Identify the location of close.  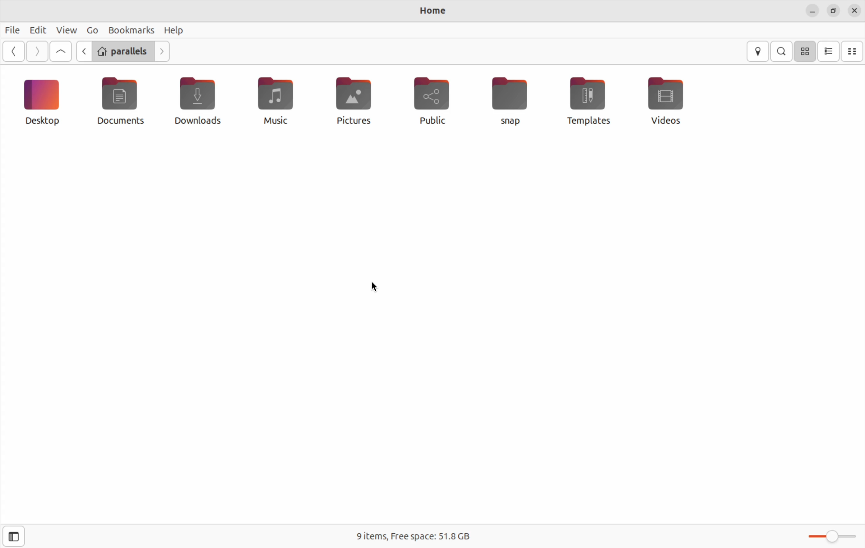
(853, 10).